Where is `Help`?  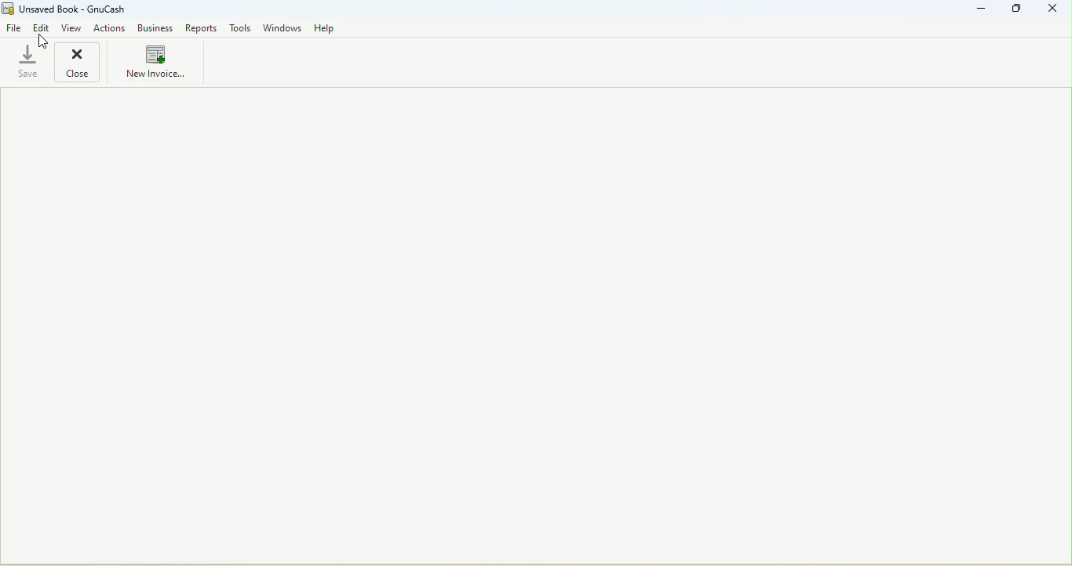 Help is located at coordinates (325, 27).